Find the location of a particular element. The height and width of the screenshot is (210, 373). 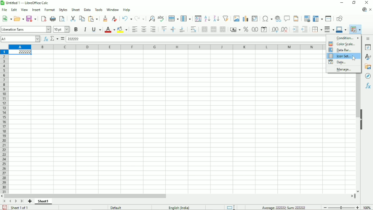

Underline is located at coordinates (96, 29).